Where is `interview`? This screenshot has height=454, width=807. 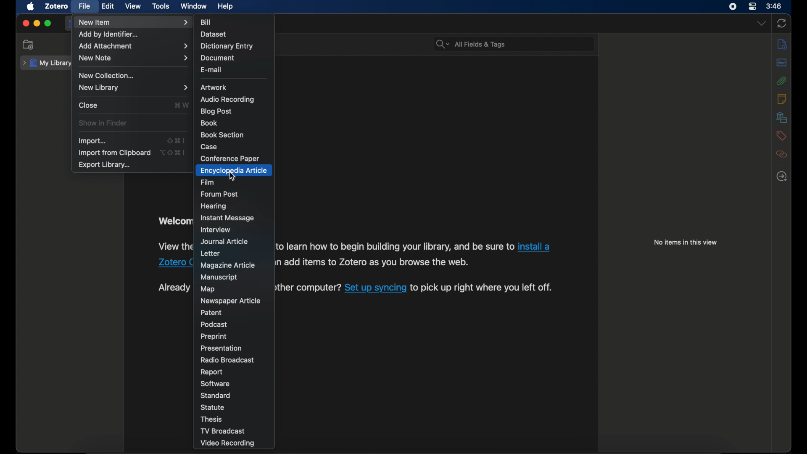
interview is located at coordinates (215, 230).